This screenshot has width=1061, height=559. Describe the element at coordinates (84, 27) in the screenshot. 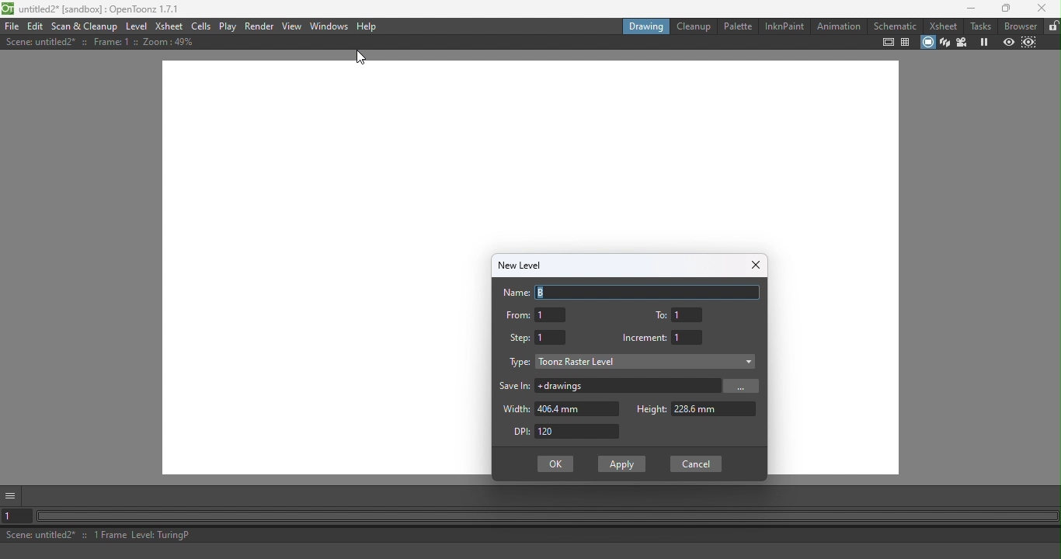

I see `Scan & Cleanup` at that location.